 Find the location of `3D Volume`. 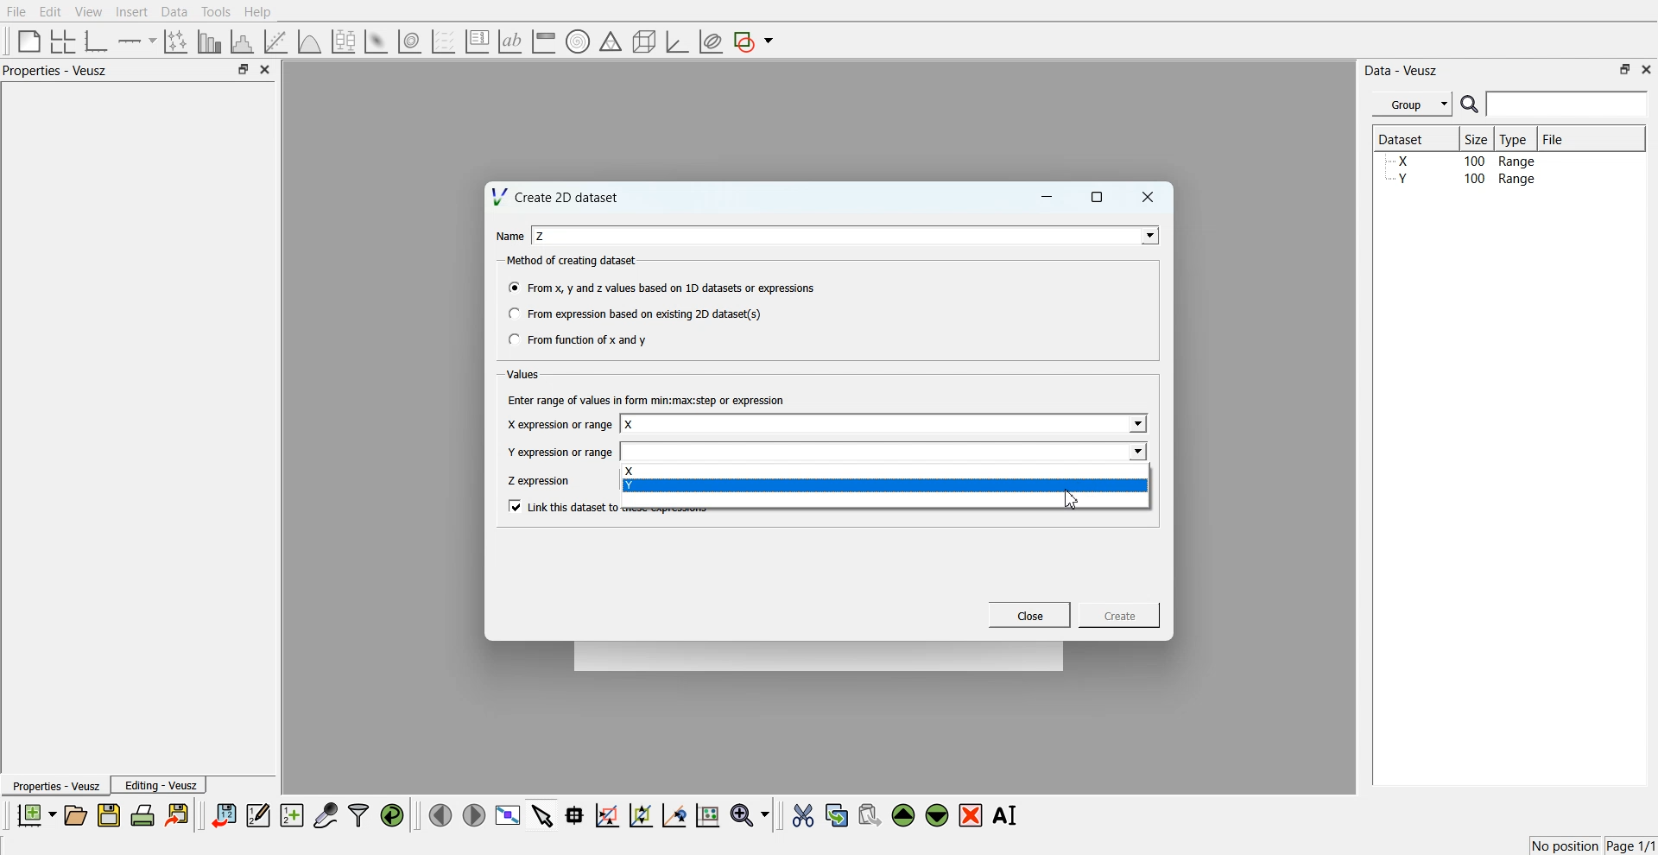

3D Volume is located at coordinates (409, 41).